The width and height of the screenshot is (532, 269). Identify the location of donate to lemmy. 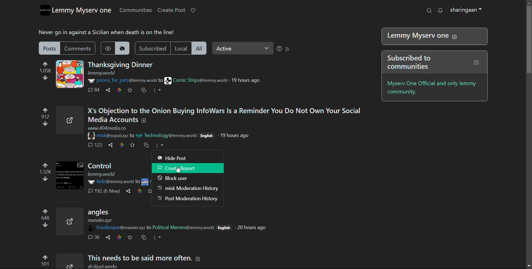
(193, 11).